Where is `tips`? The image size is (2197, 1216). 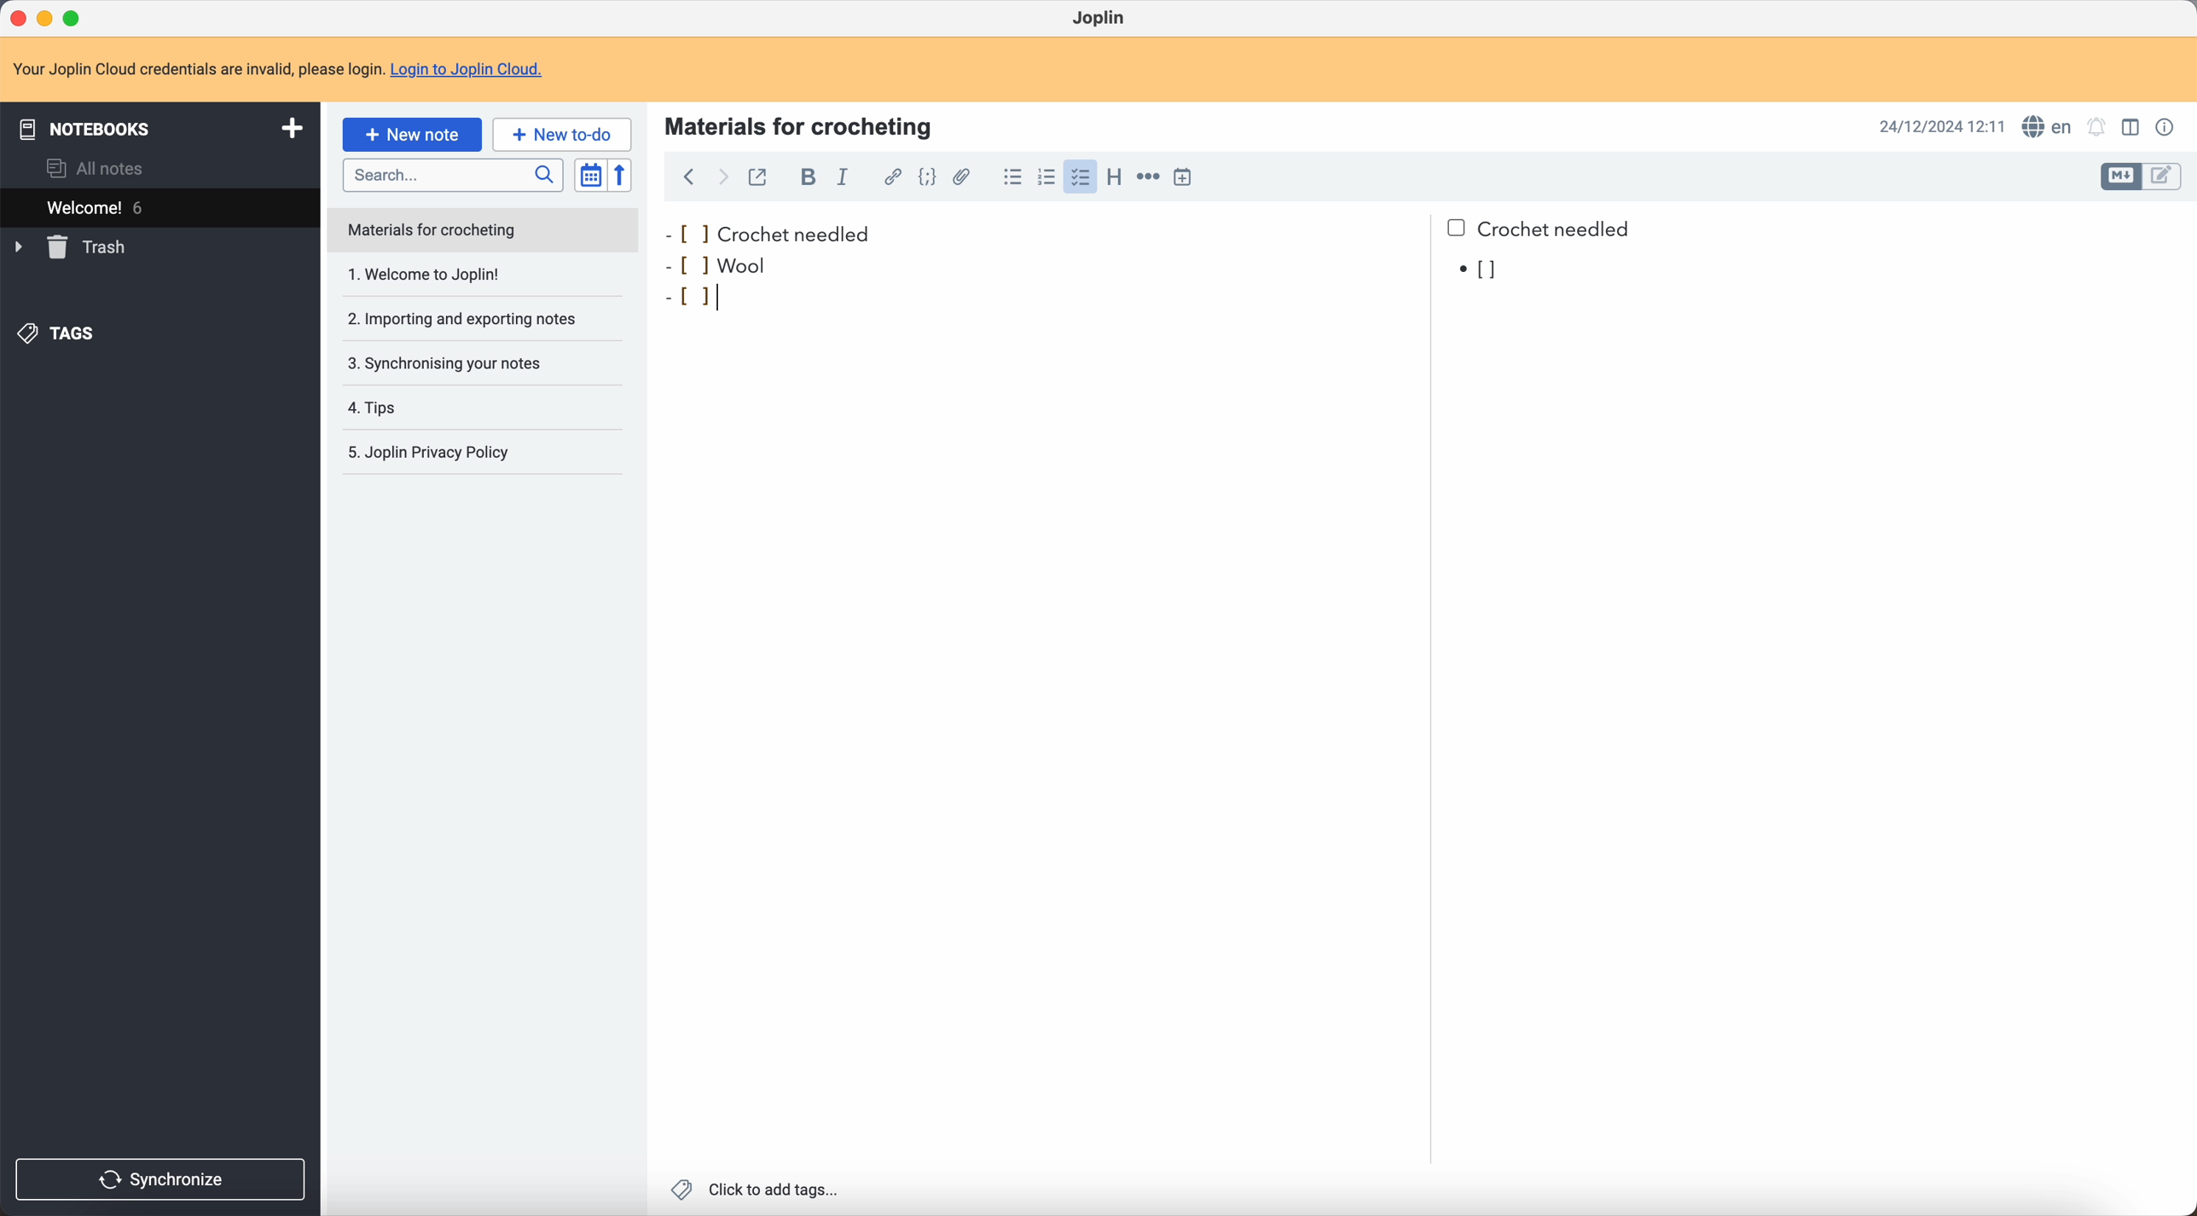
tips is located at coordinates (450, 408).